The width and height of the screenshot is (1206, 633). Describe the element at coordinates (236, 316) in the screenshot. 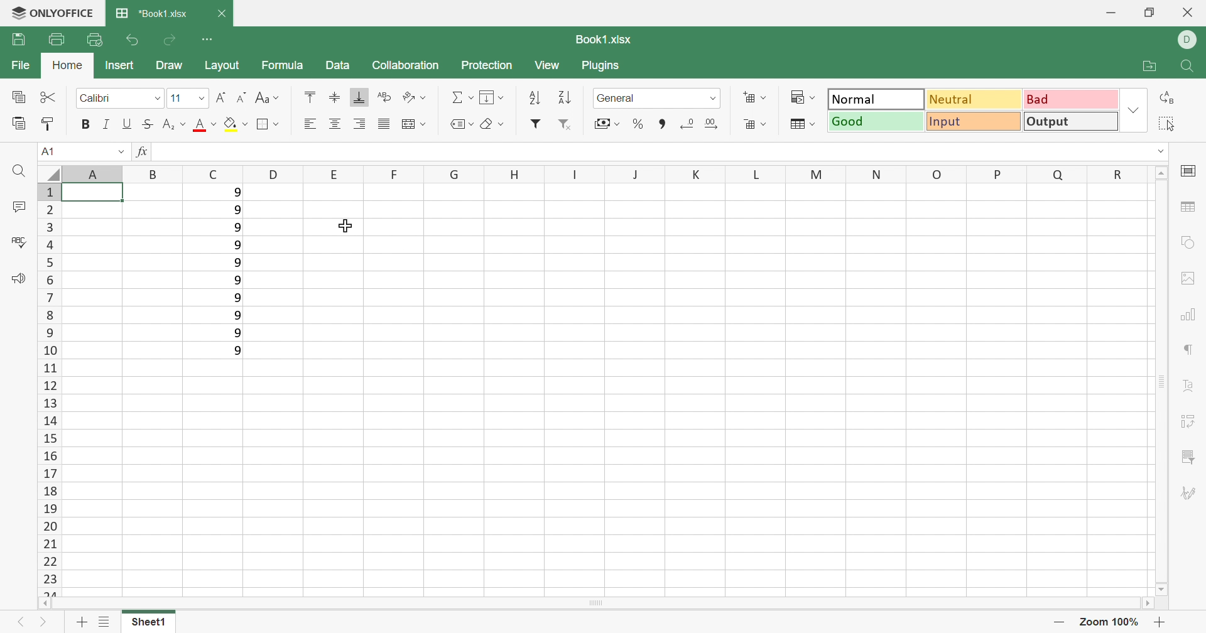

I see `9` at that location.